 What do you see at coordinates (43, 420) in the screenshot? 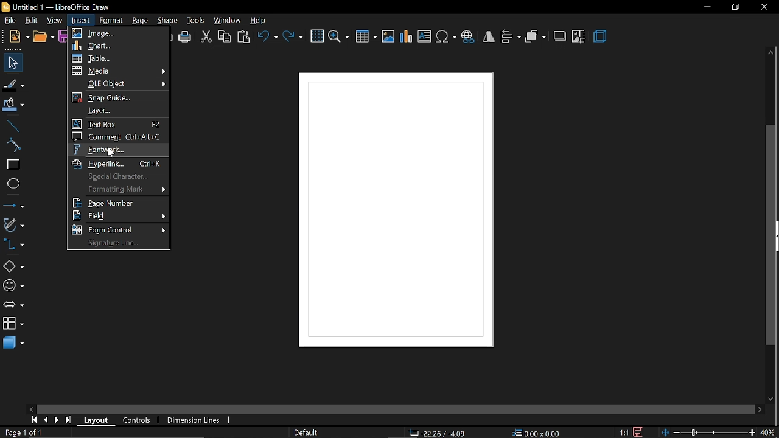
I see `previous page` at bounding box center [43, 420].